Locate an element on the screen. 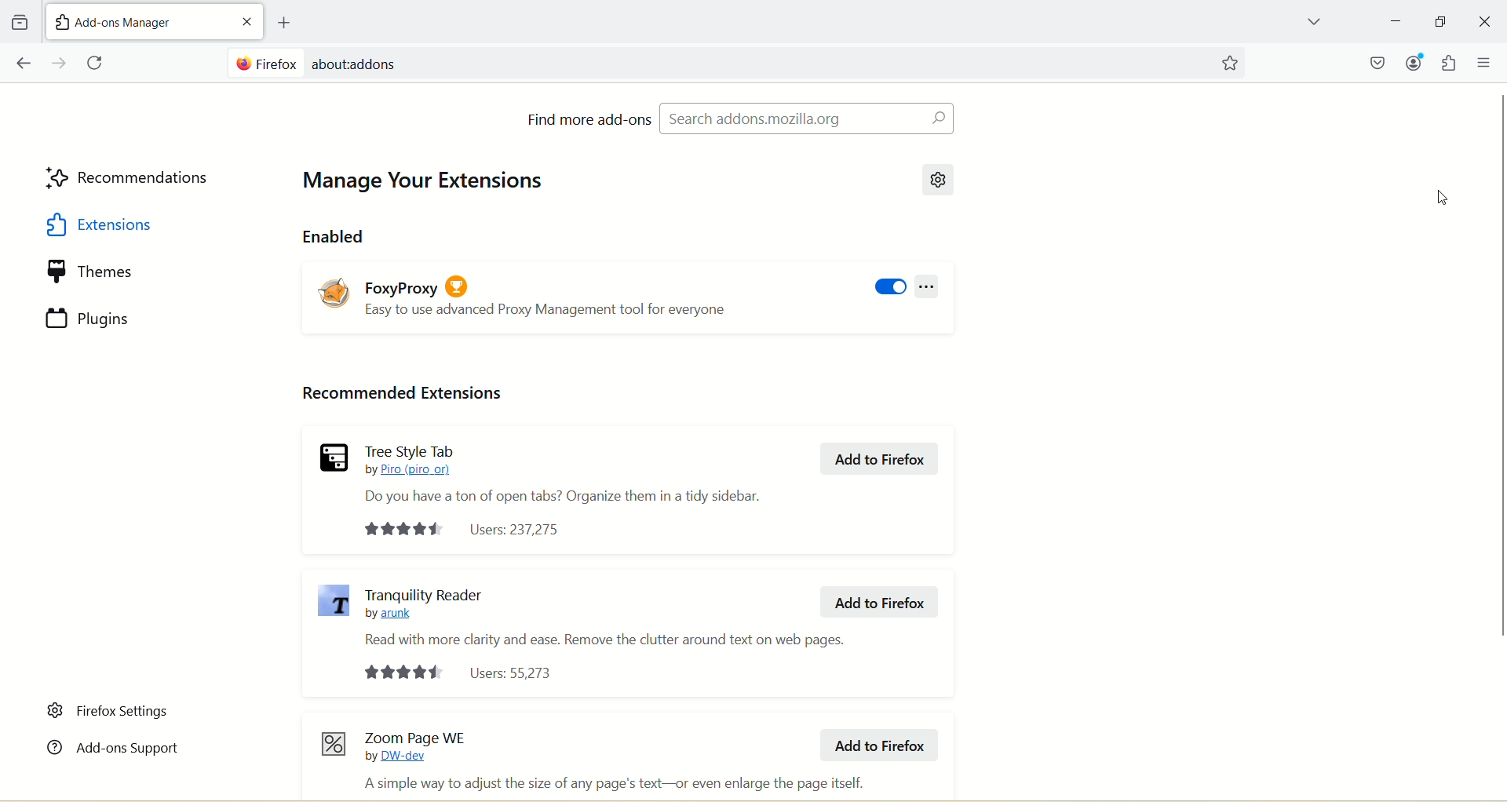  Extensions is located at coordinates (132, 224).